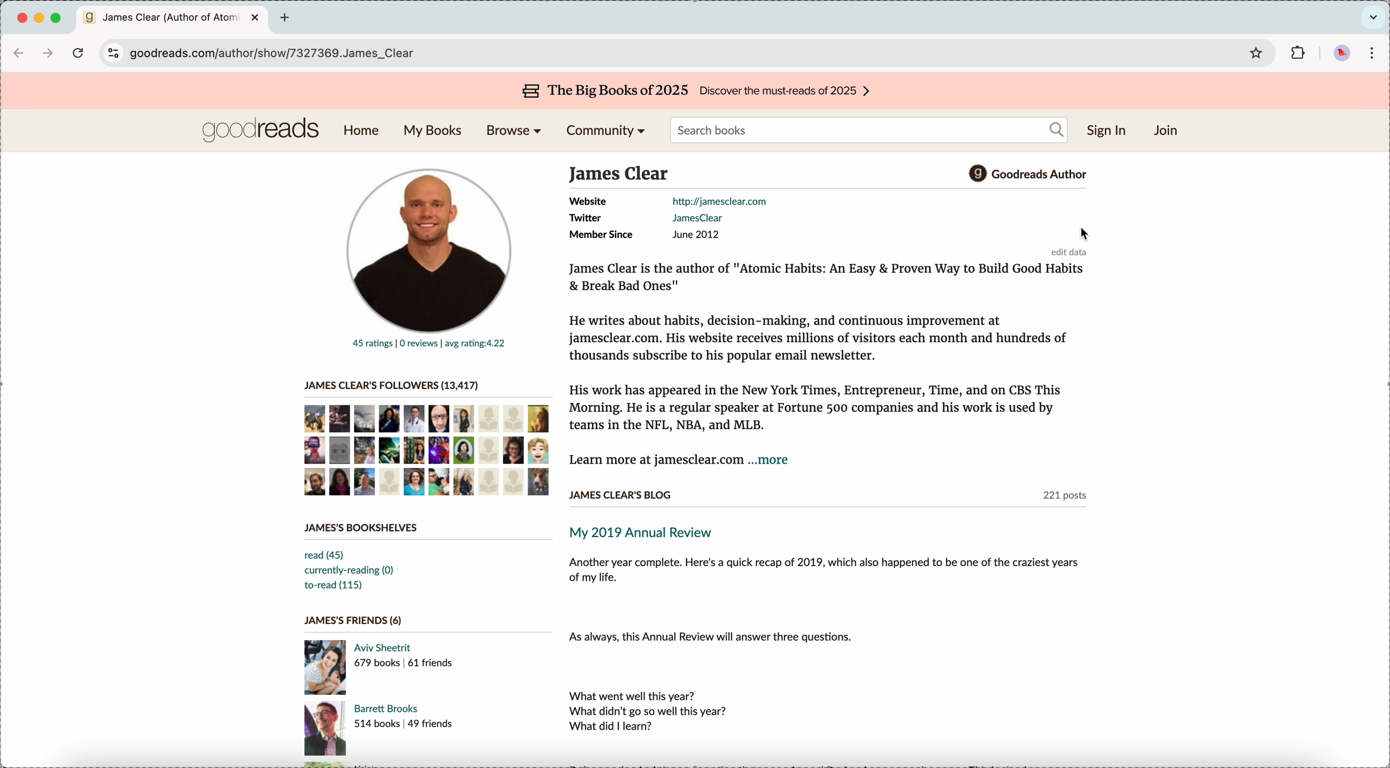 The image size is (1390, 768). What do you see at coordinates (174, 19) in the screenshot?
I see `tab` at bounding box center [174, 19].